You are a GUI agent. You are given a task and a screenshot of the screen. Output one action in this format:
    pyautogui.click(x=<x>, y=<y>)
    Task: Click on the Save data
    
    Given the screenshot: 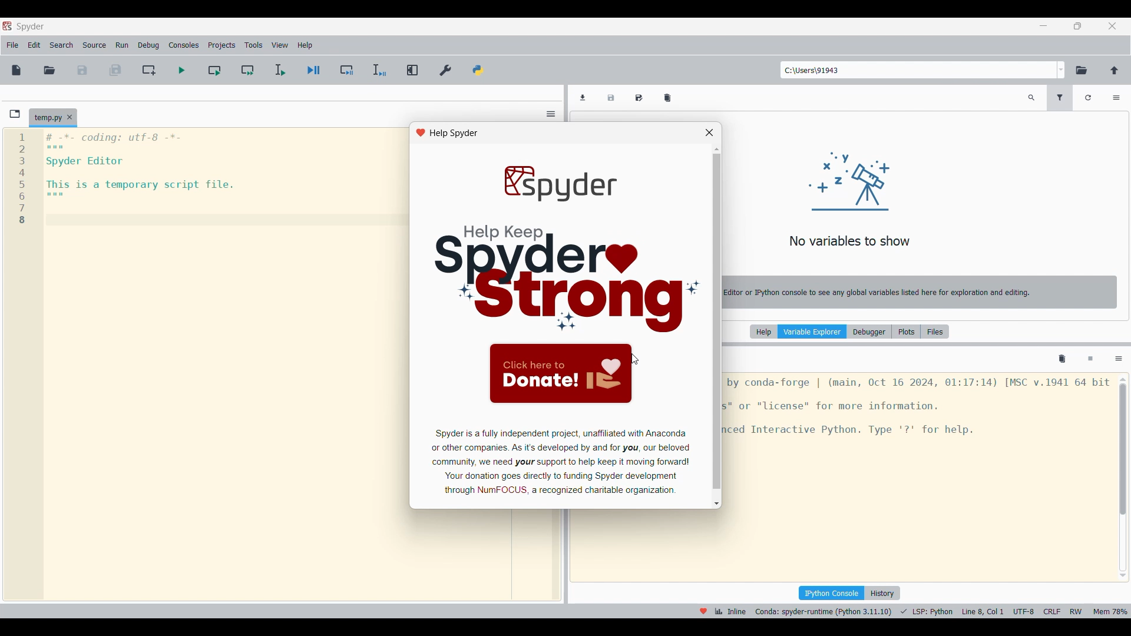 What is the action you would take?
    pyautogui.click(x=611, y=98)
    